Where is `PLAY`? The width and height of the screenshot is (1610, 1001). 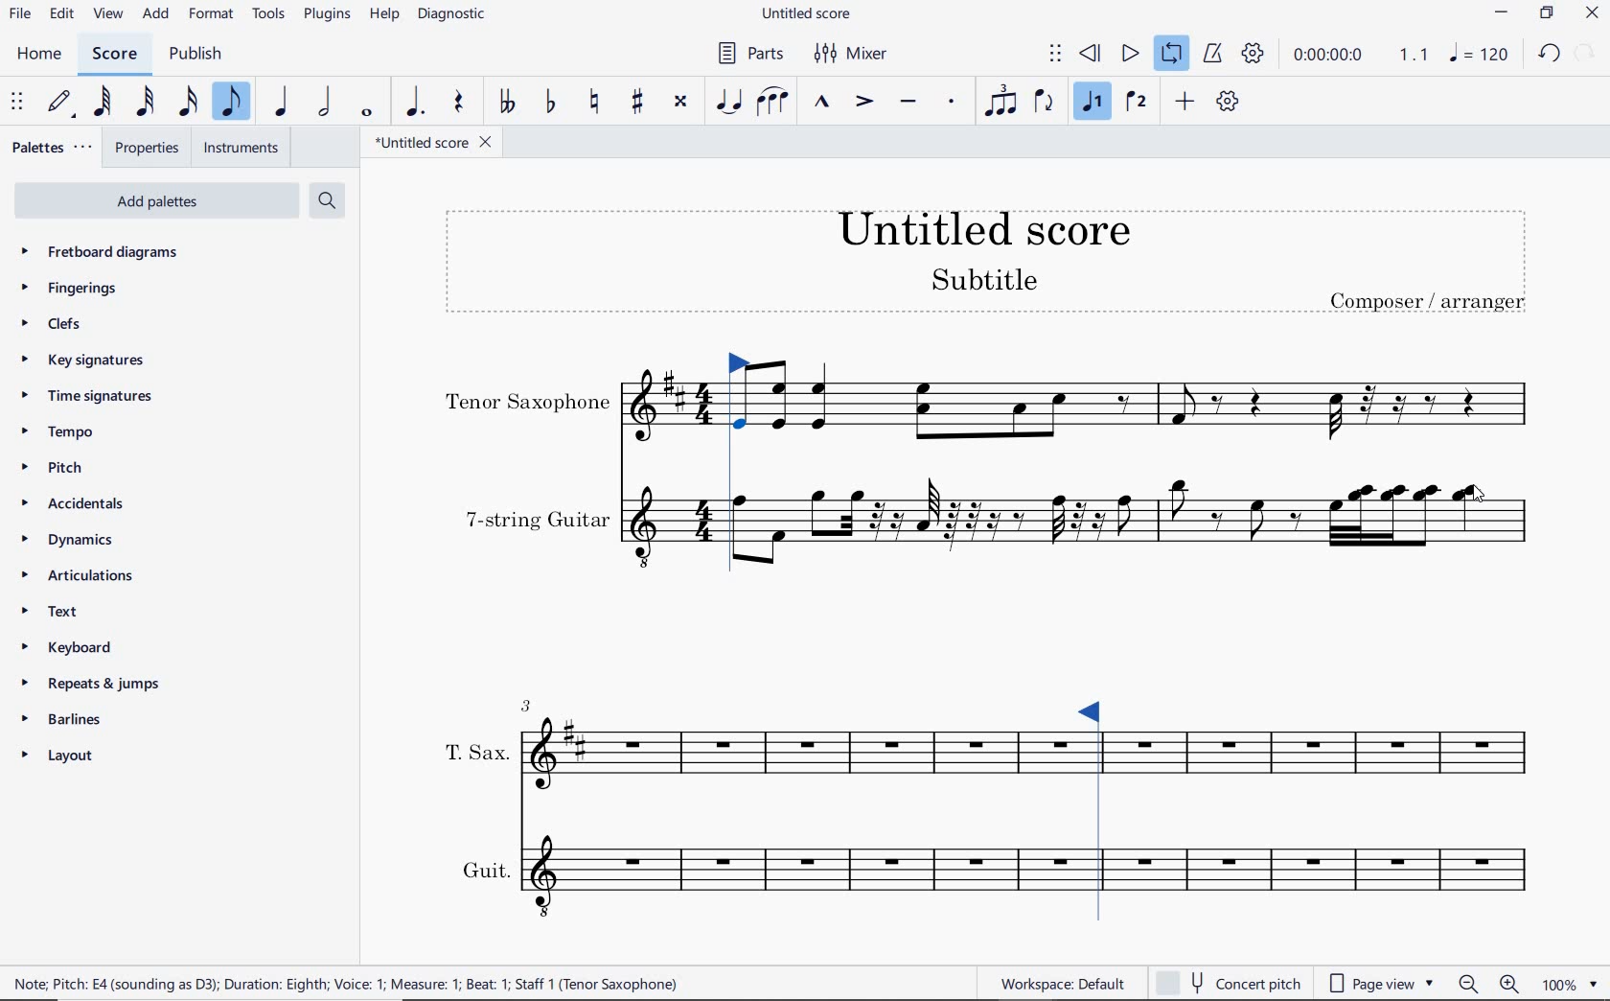
PLAY is located at coordinates (1129, 54).